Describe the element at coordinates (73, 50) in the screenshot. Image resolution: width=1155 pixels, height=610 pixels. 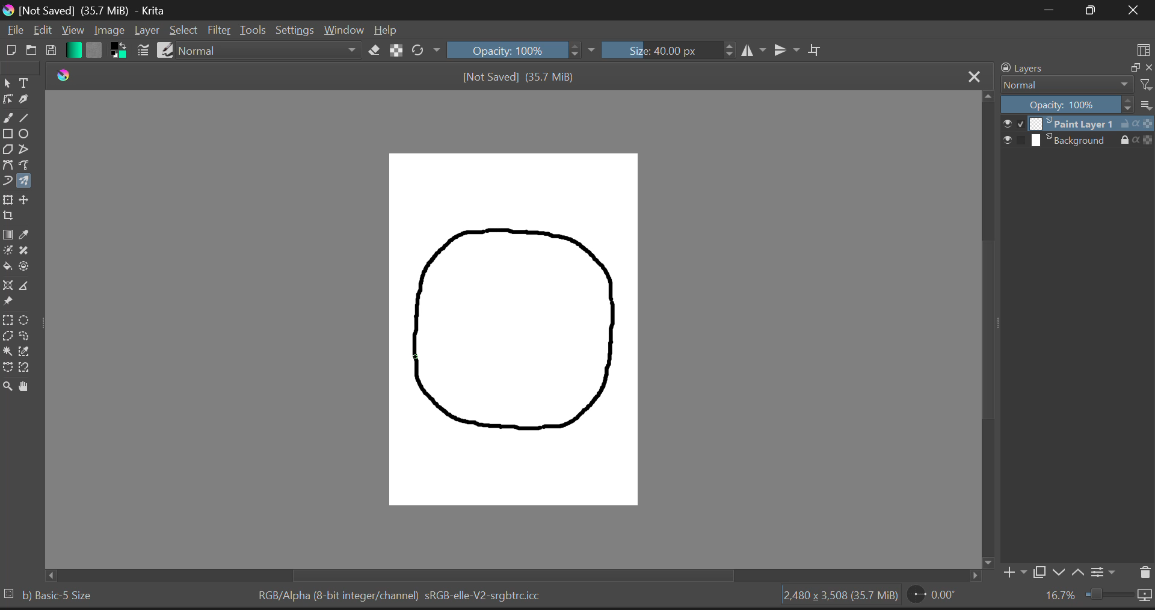
I see `Gradient` at that location.